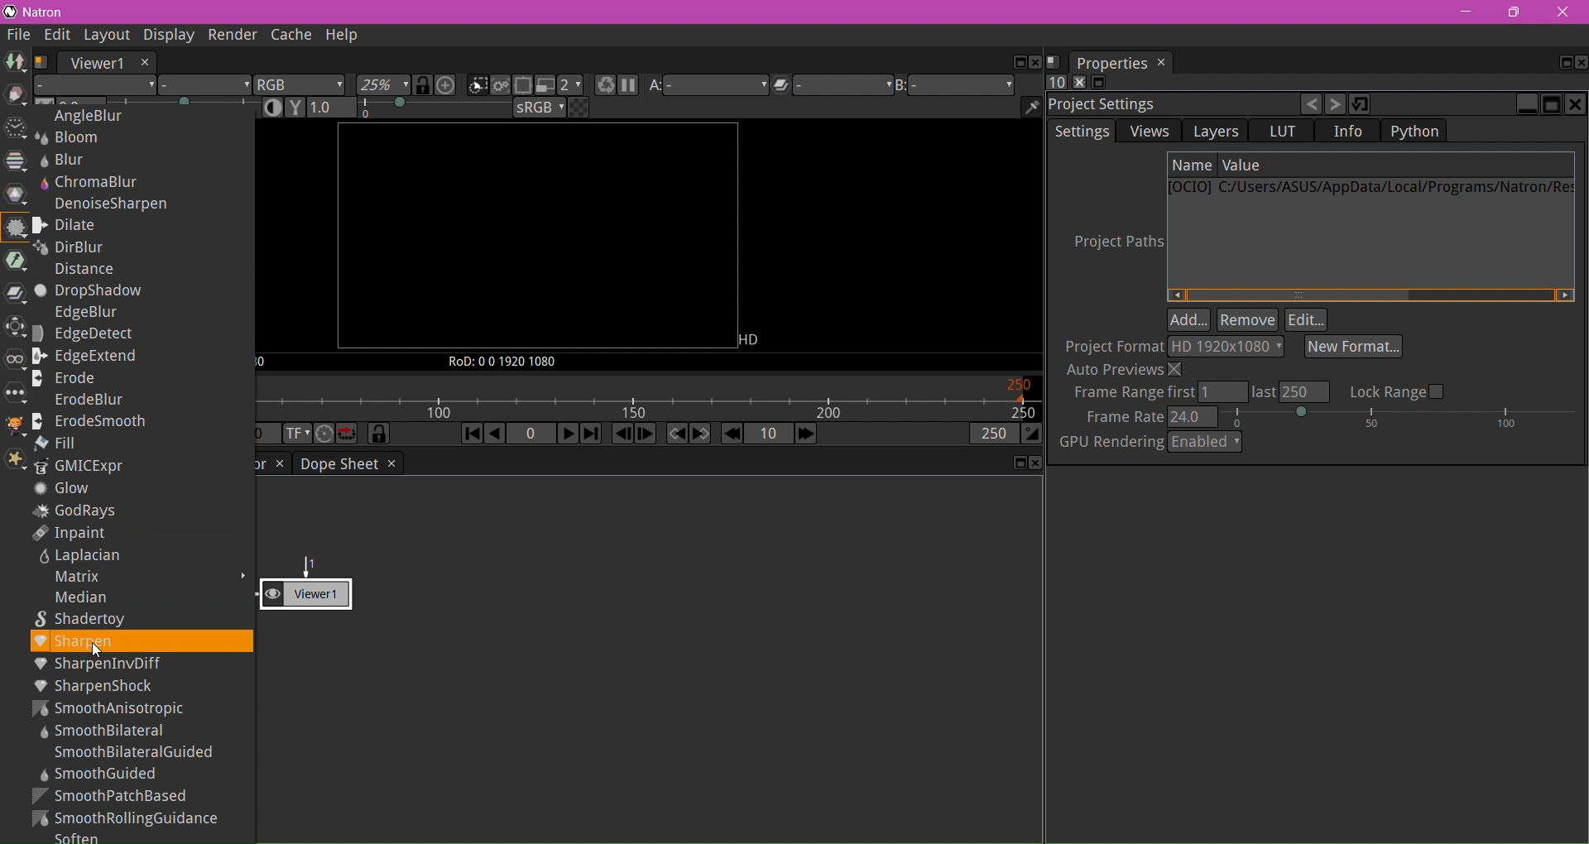 This screenshot has width=1589, height=844. Describe the element at coordinates (1371, 295) in the screenshot. I see `Horizontal Scroll Bar` at that location.